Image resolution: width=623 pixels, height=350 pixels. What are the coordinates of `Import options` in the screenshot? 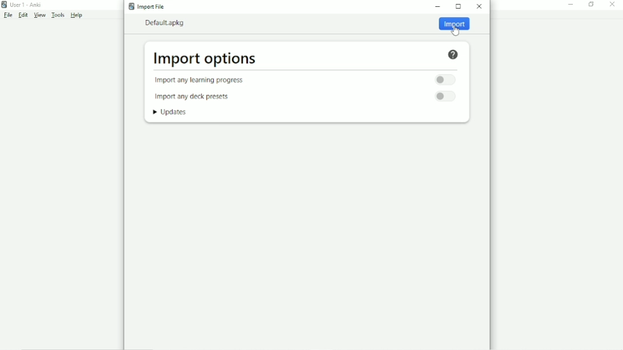 It's located at (205, 59).